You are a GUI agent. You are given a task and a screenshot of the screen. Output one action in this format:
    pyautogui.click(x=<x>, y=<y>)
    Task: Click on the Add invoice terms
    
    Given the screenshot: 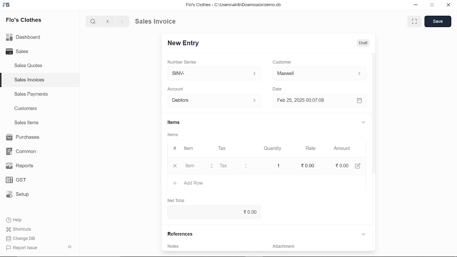 What is the action you would take?
    pyautogui.click(x=212, y=248)
    